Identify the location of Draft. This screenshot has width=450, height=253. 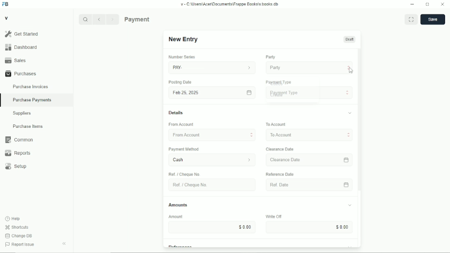
(349, 39).